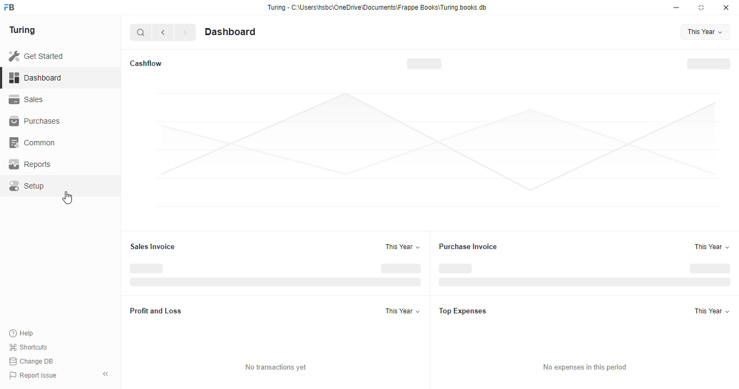 The width and height of the screenshot is (739, 389). What do you see at coordinates (34, 143) in the screenshot?
I see `common` at bounding box center [34, 143].